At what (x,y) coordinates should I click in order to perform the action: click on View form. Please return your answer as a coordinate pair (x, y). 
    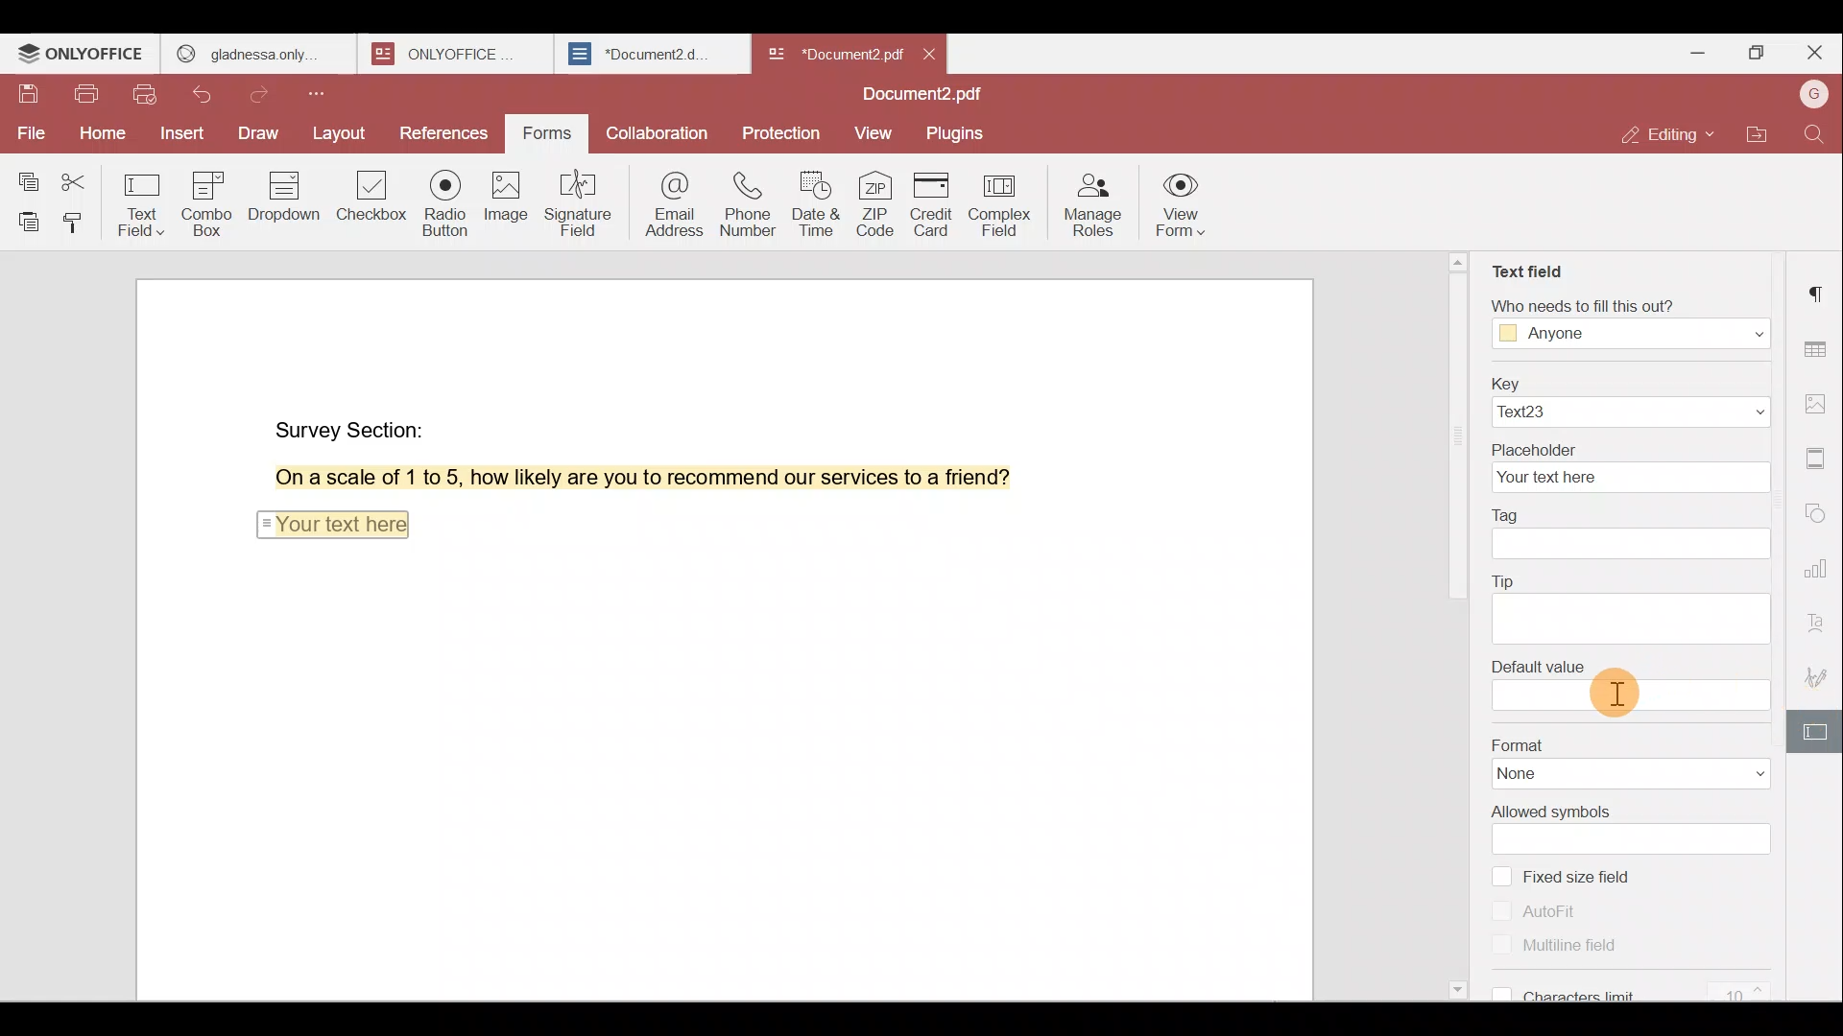
    Looking at the image, I should click on (1181, 207).